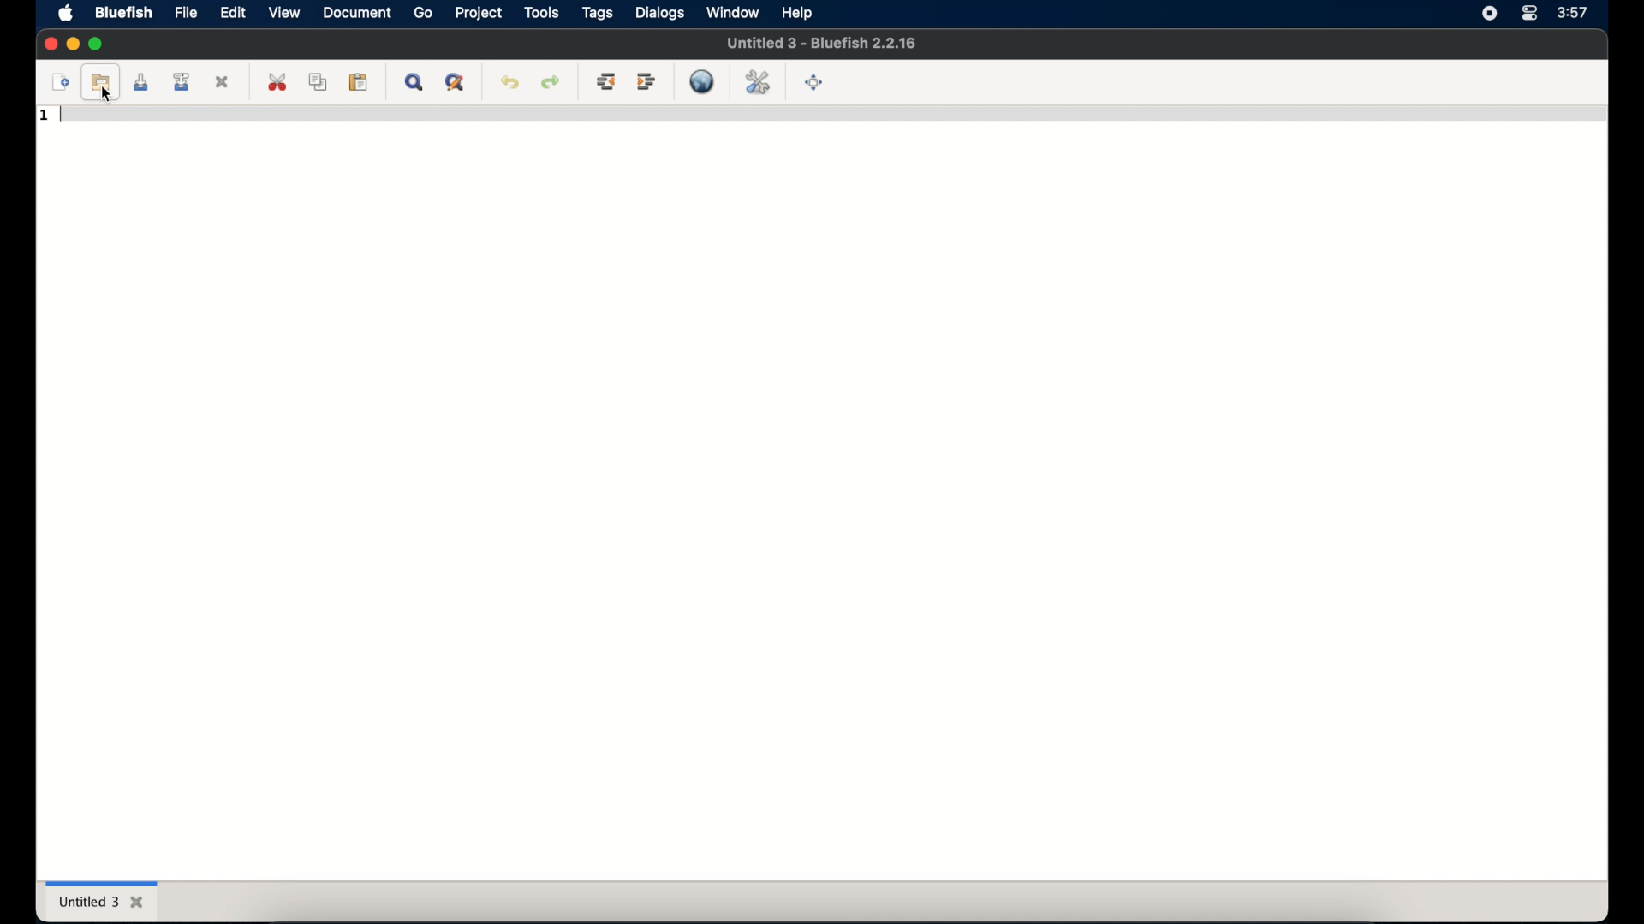 This screenshot has width=1644, height=924. What do you see at coordinates (233, 14) in the screenshot?
I see `edit` at bounding box center [233, 14].